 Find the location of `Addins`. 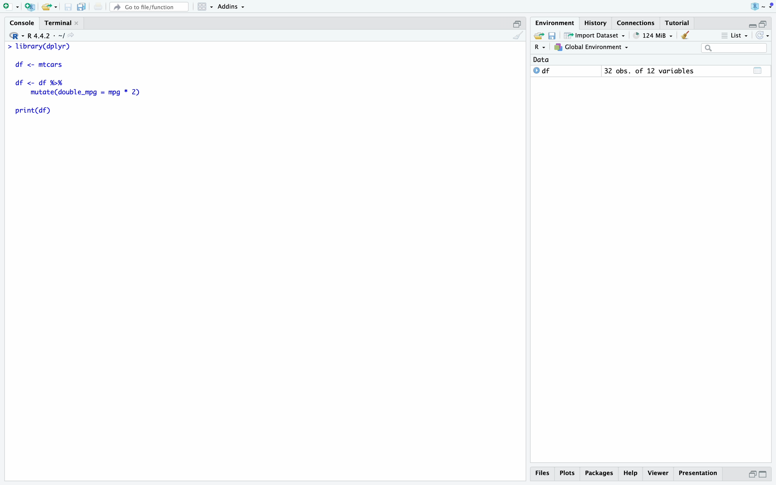

Addins is located at coordinates (231, 7).